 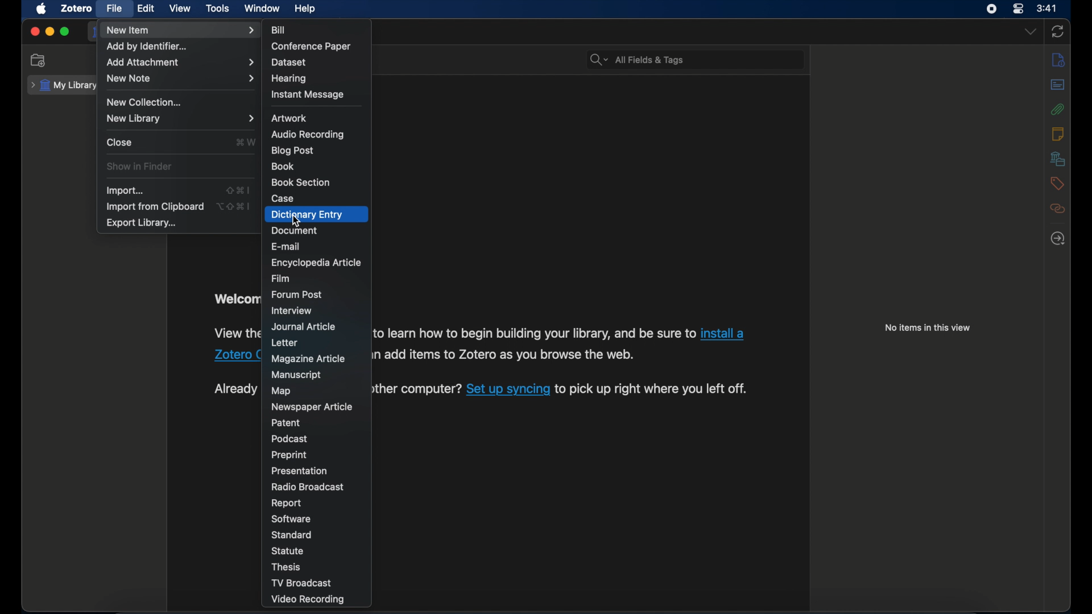 I want to click on minimize, so click(x=51, y=32).